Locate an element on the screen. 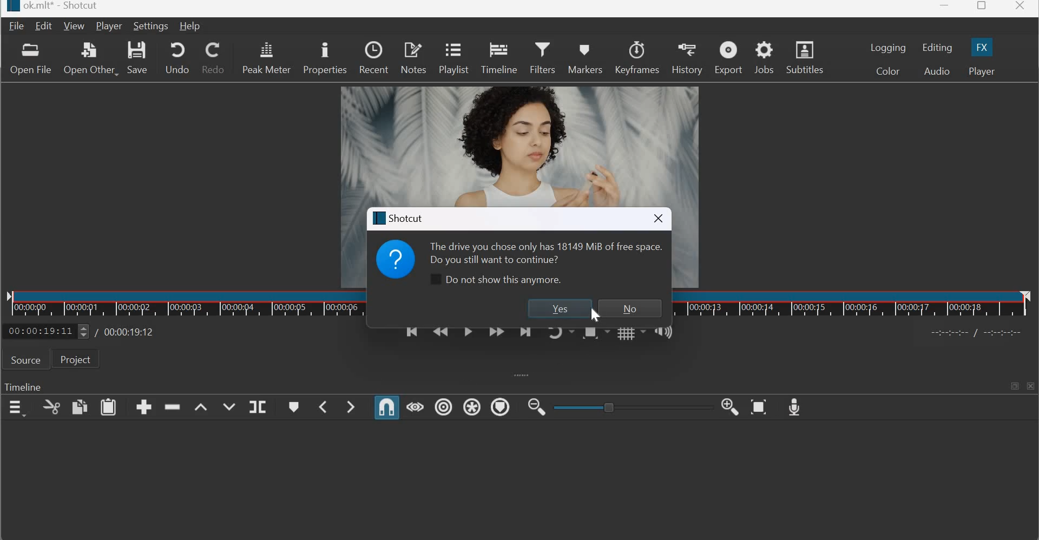  Yes is located at coordinates (556, 308).